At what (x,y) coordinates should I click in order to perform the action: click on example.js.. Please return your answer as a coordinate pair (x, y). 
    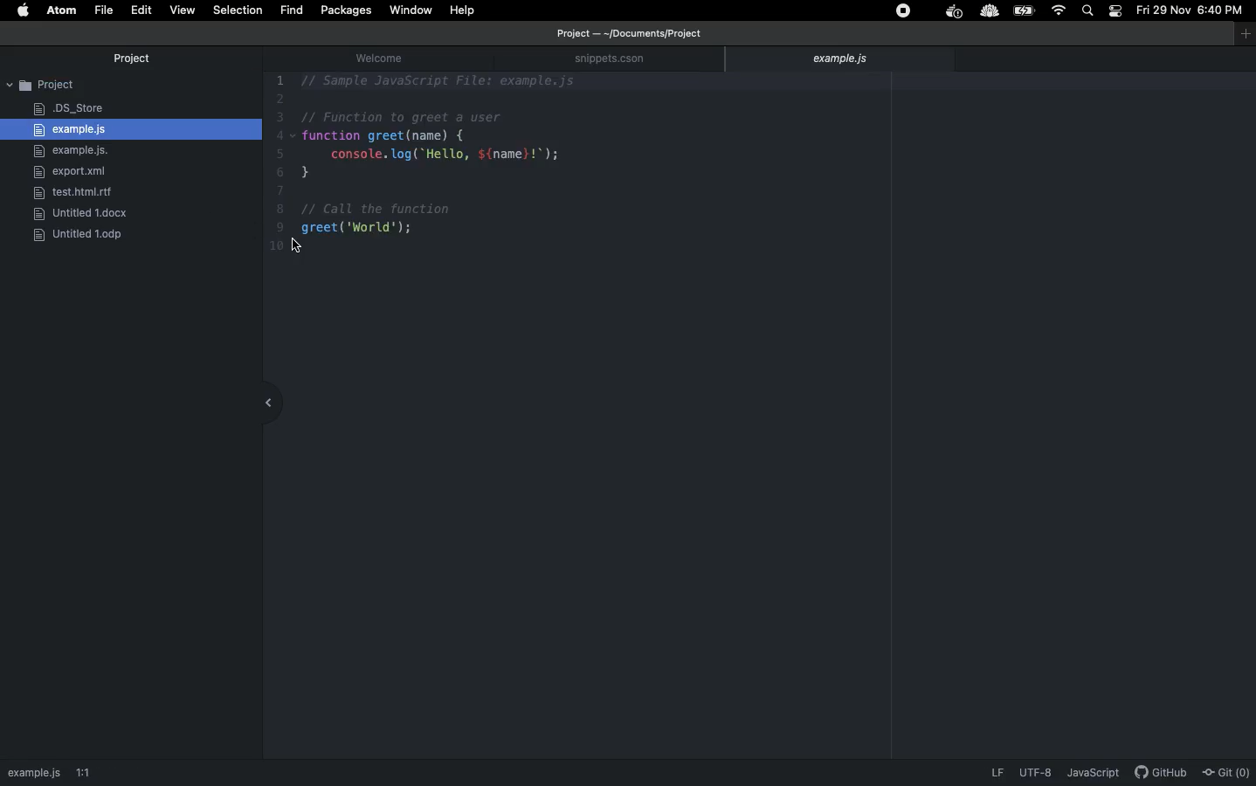
    Looking at the image, I should click on (73, 151).